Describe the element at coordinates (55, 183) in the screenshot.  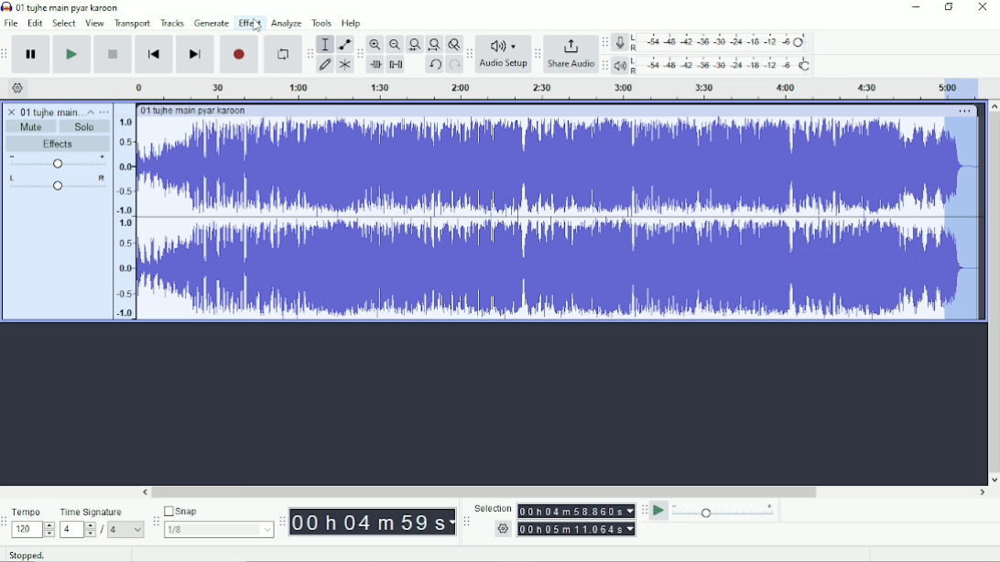
I see `Pan` at that location.